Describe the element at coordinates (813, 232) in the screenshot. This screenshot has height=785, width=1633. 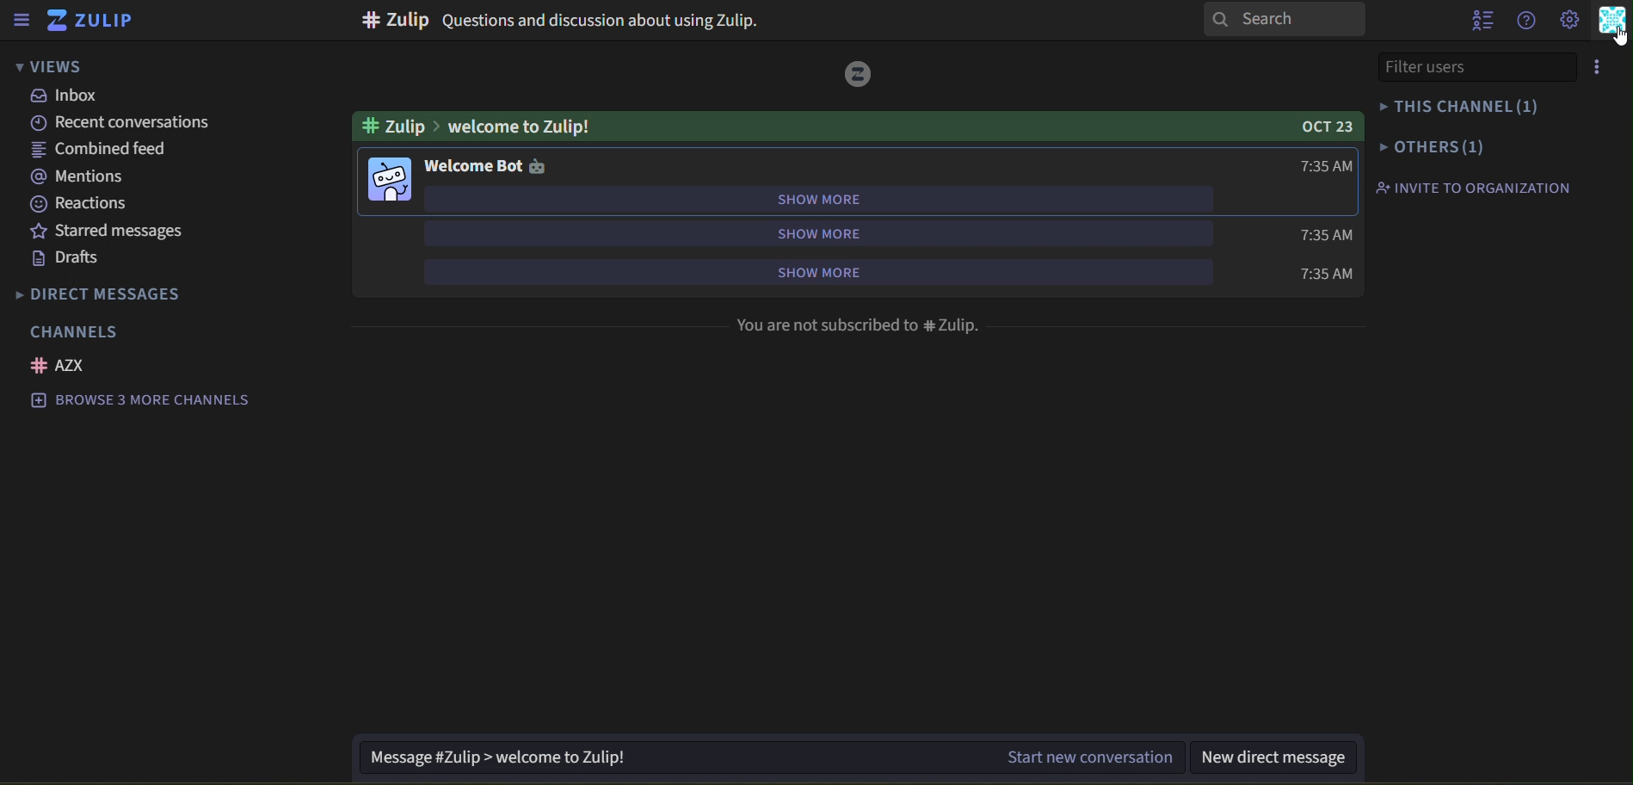
I see `show more` at that location.